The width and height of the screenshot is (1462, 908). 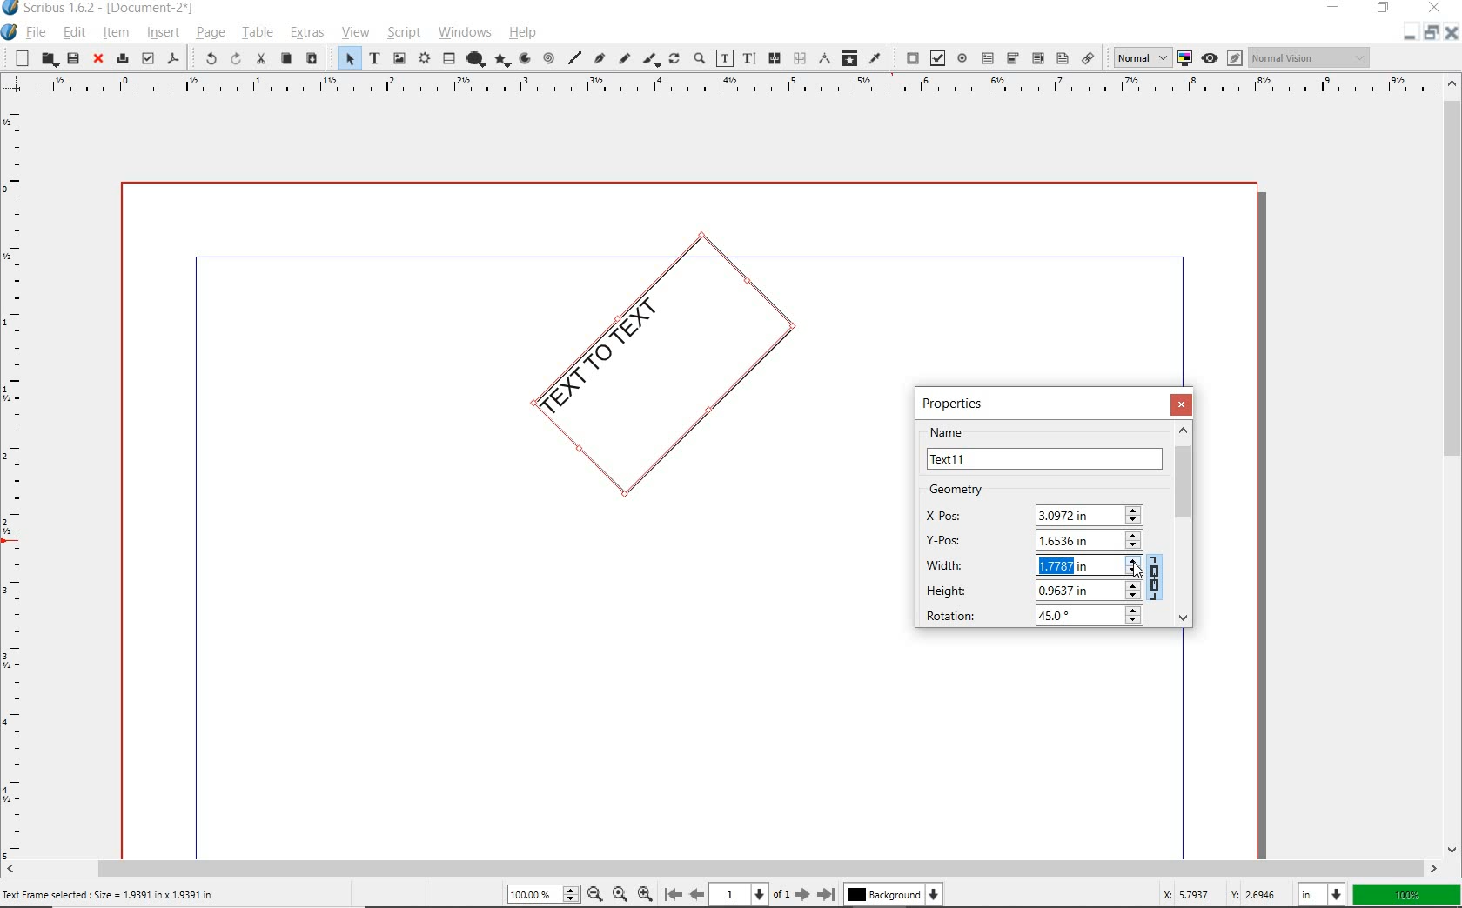 I want to click on item, so click(x=114, y=33).